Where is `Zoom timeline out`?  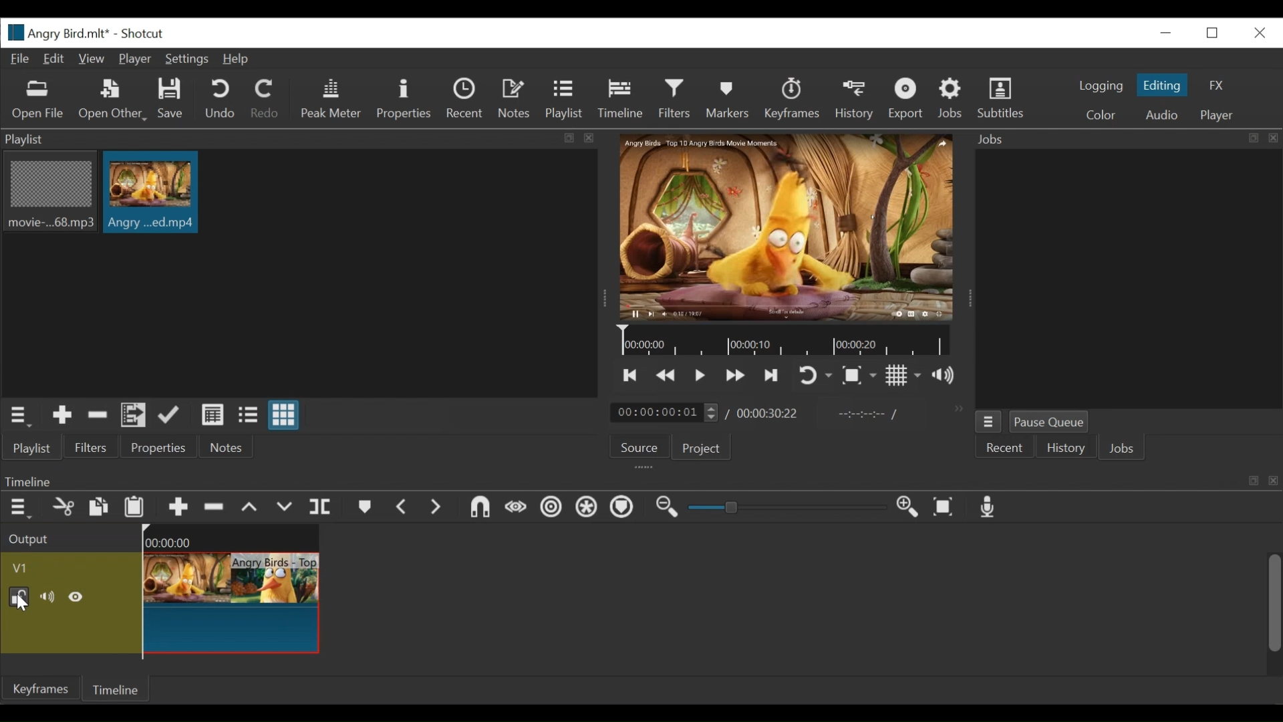
Zoom timeline out is located at coordinates (666, 507).